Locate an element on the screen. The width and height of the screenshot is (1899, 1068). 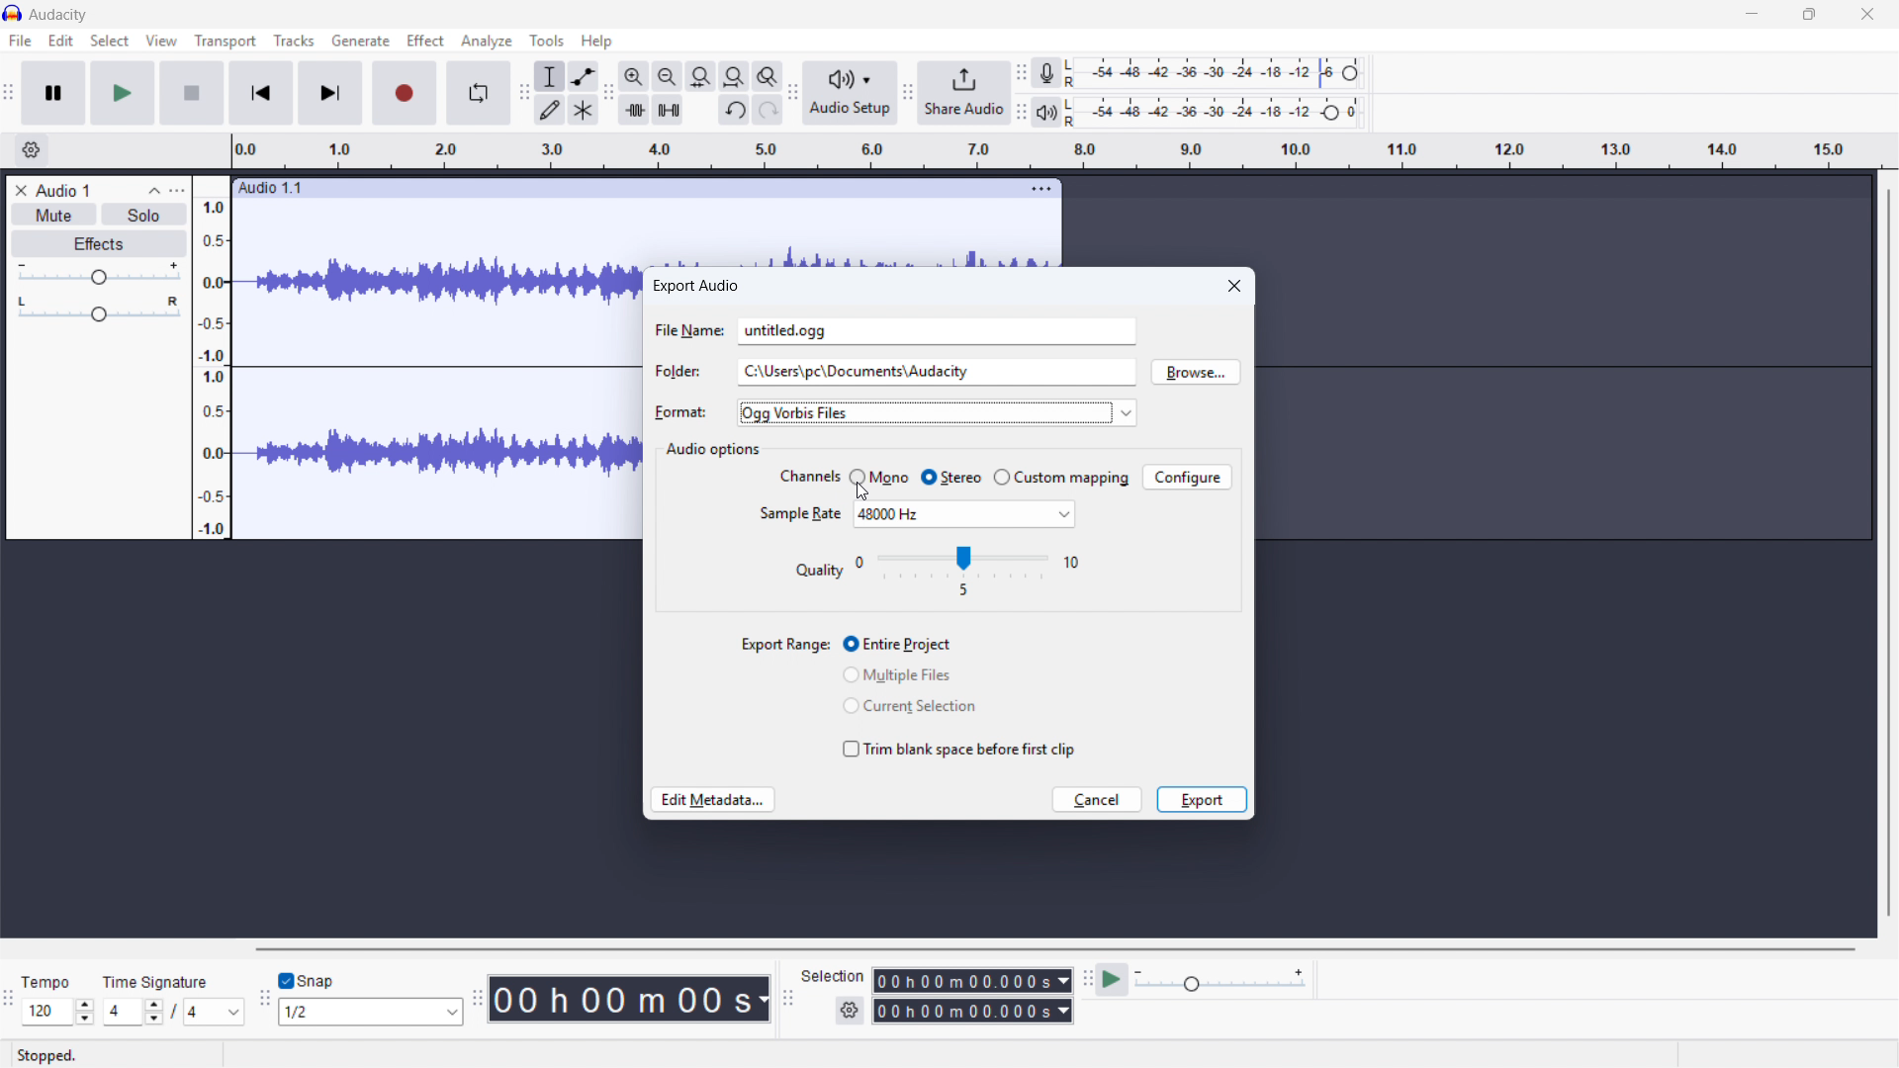
Selection toolbar  is located at coordinates (787, 997).